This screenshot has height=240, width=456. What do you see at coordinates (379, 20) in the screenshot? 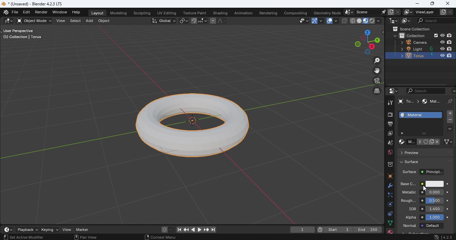
I see `Shading` at bounding box center [379, 20].